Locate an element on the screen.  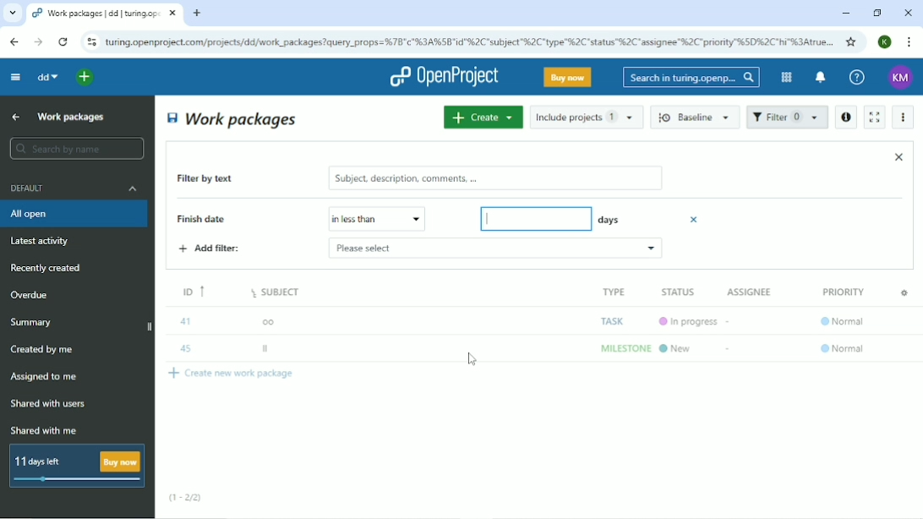
Account is located at coordinates (886, 41).